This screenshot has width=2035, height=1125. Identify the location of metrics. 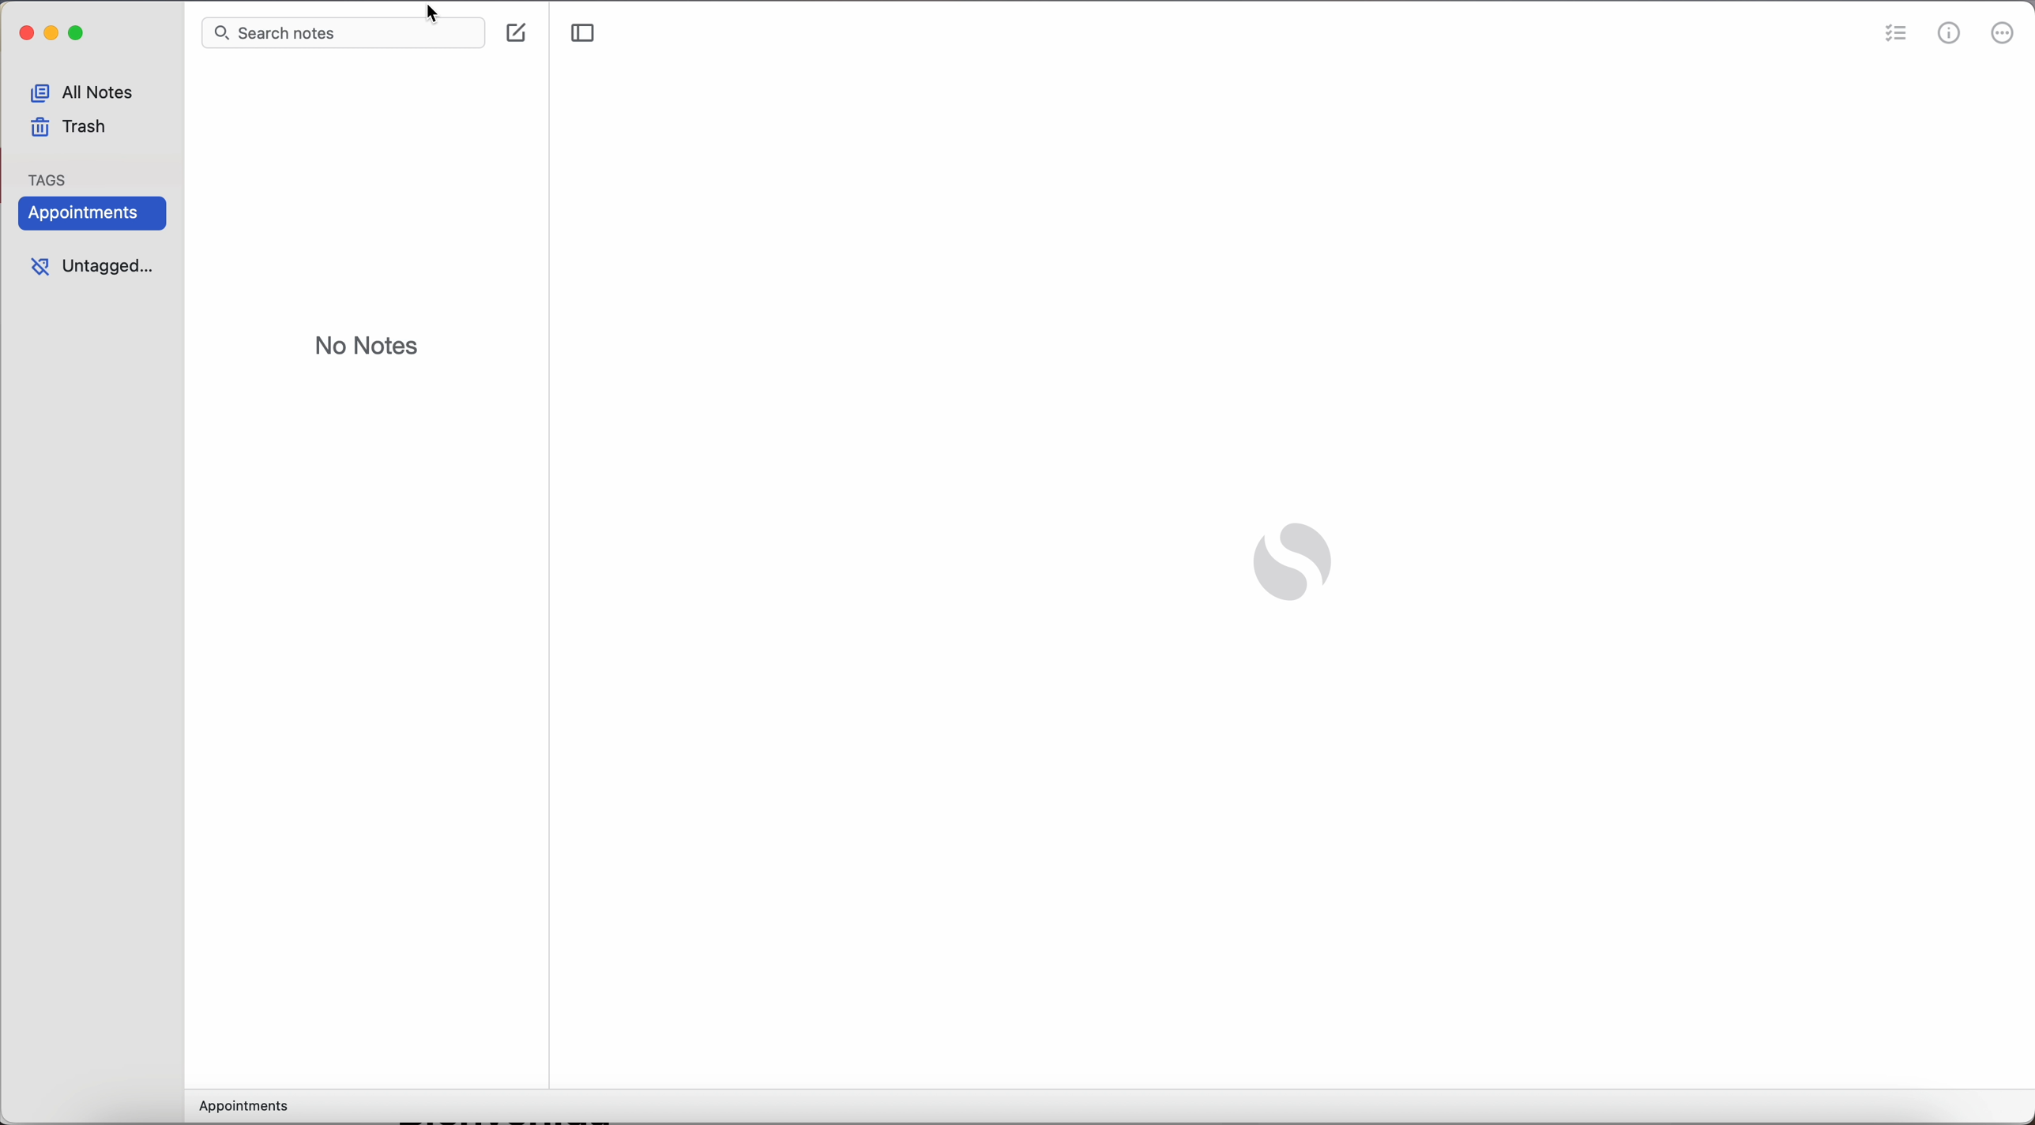
(1951, 35).